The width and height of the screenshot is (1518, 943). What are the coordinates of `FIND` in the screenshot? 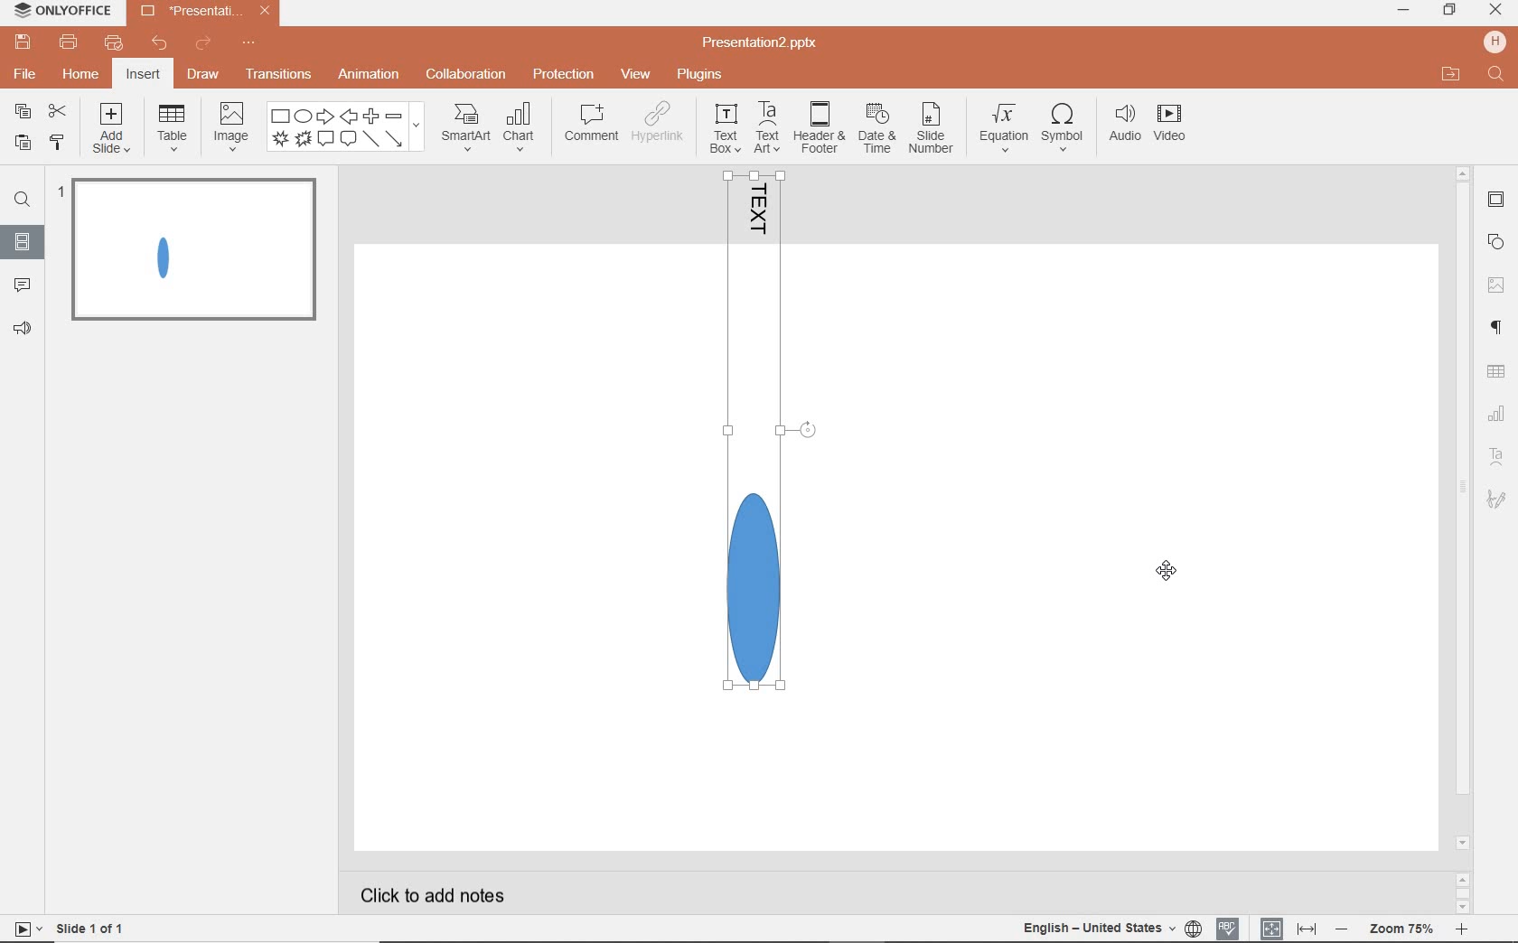 It's located at (20, 202).